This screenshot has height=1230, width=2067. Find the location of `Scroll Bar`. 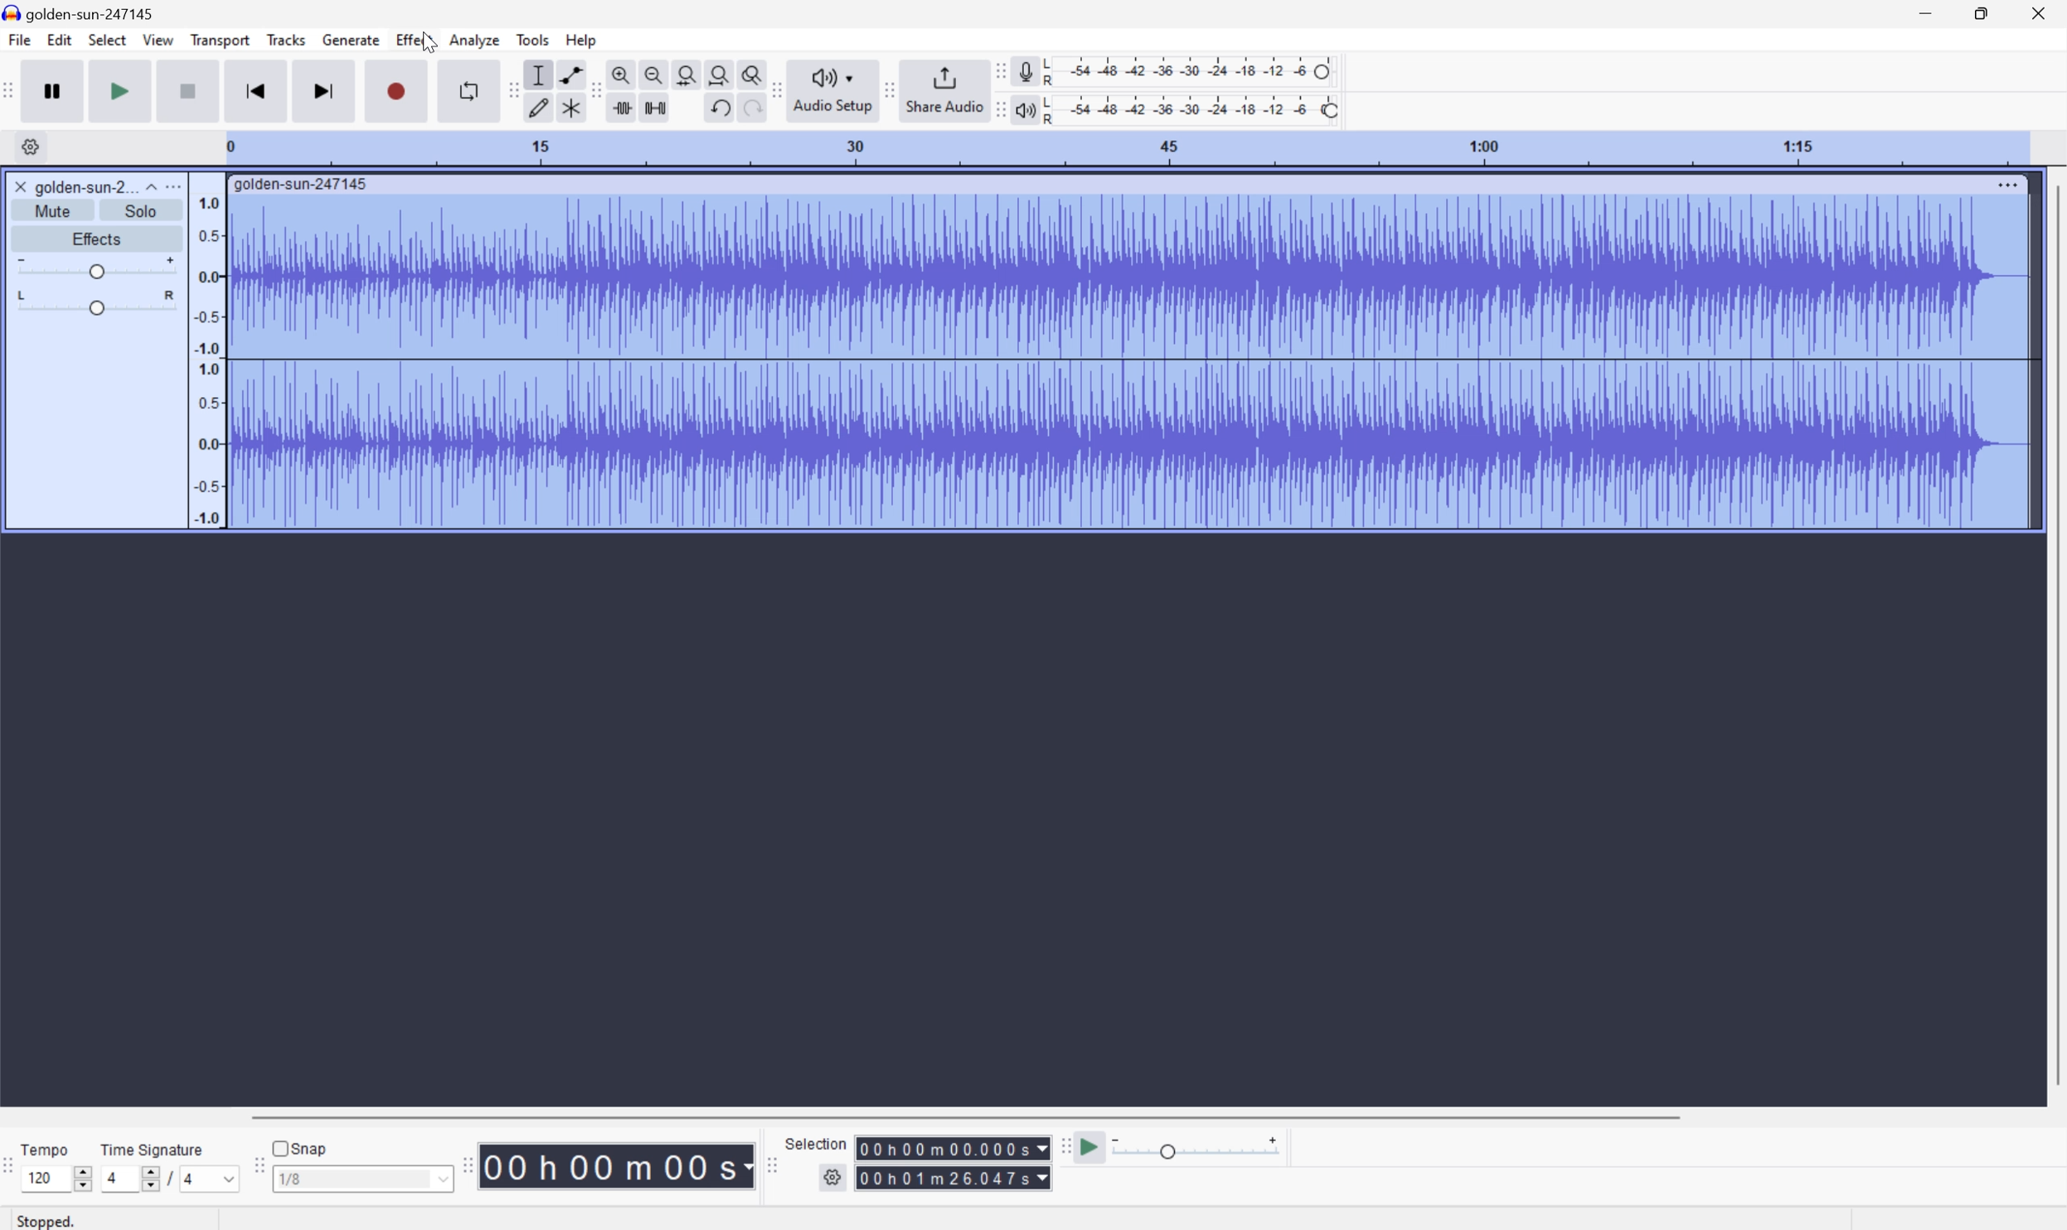

Scroll Bar is located at coordinates (2054, 636).